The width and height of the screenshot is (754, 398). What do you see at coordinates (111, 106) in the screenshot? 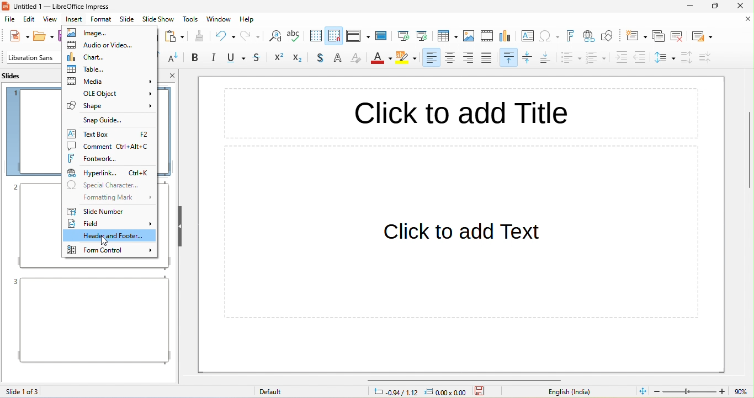
I see `shape` at bounding box center [111, 106].